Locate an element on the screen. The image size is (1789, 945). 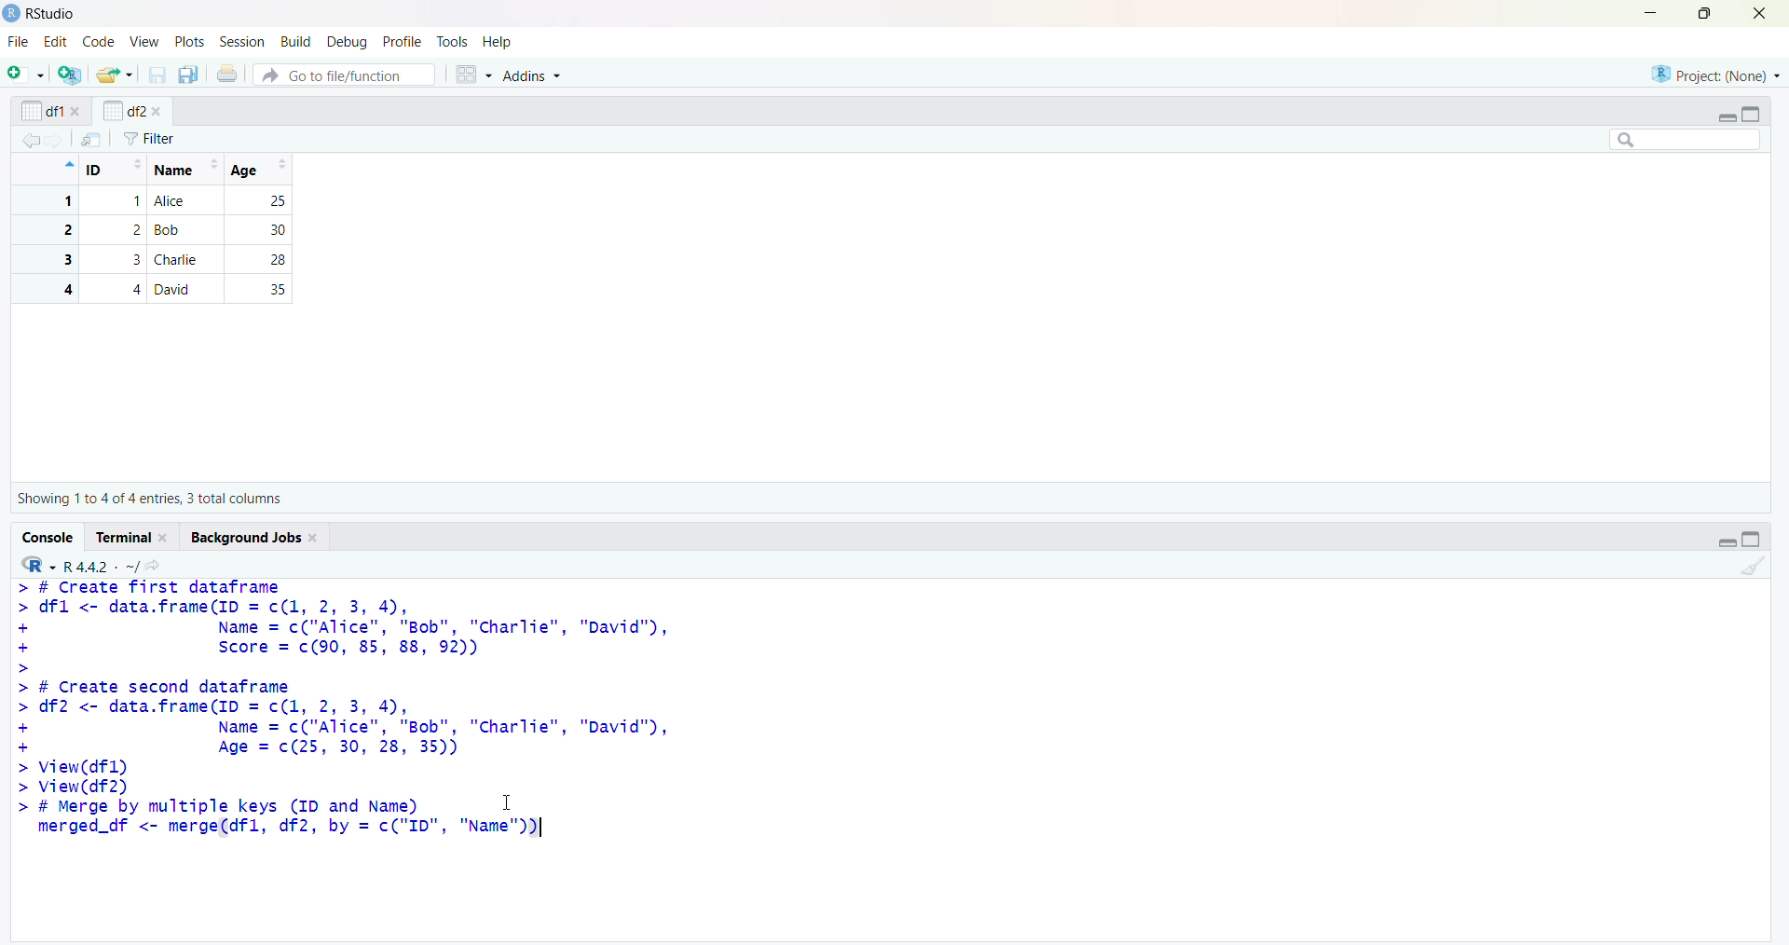
Filter is located at coordinates (149, 139).